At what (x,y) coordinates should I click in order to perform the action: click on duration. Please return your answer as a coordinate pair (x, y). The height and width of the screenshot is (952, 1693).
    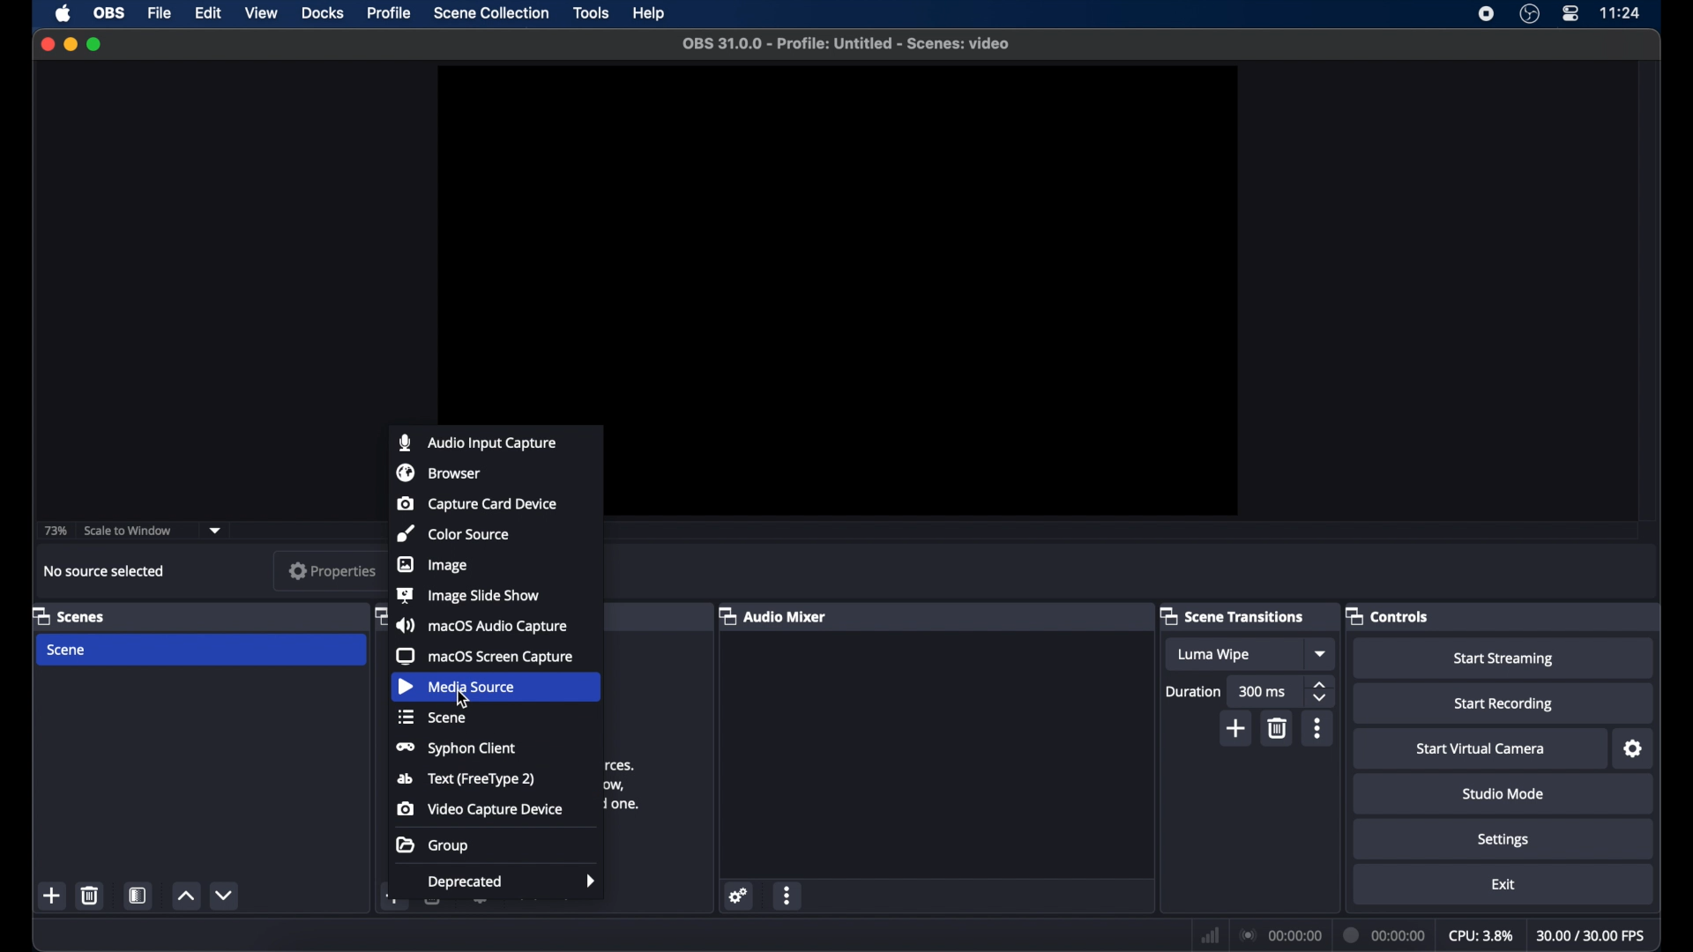
    Looking at the image, I should click on (1385, 935).